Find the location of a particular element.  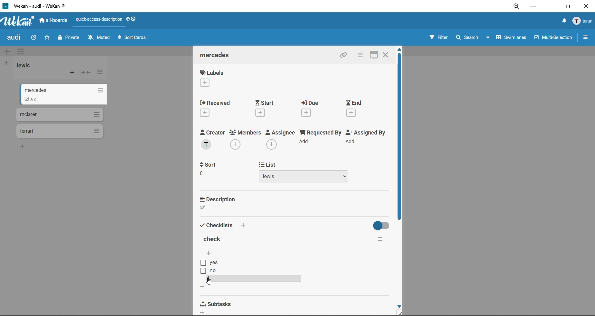

close is located at coordinates (586, 7).